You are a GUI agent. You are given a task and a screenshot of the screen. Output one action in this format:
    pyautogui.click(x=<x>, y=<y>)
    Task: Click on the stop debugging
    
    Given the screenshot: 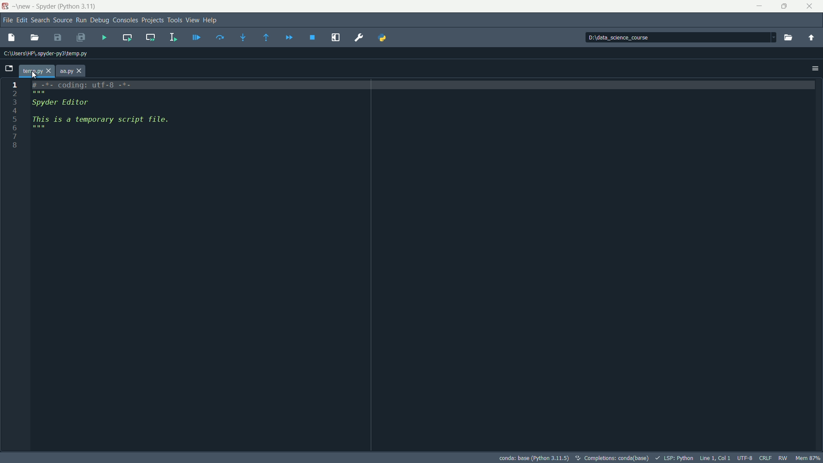 What is the action you would take?
    pyautogui.click(x=314, y=37)
    